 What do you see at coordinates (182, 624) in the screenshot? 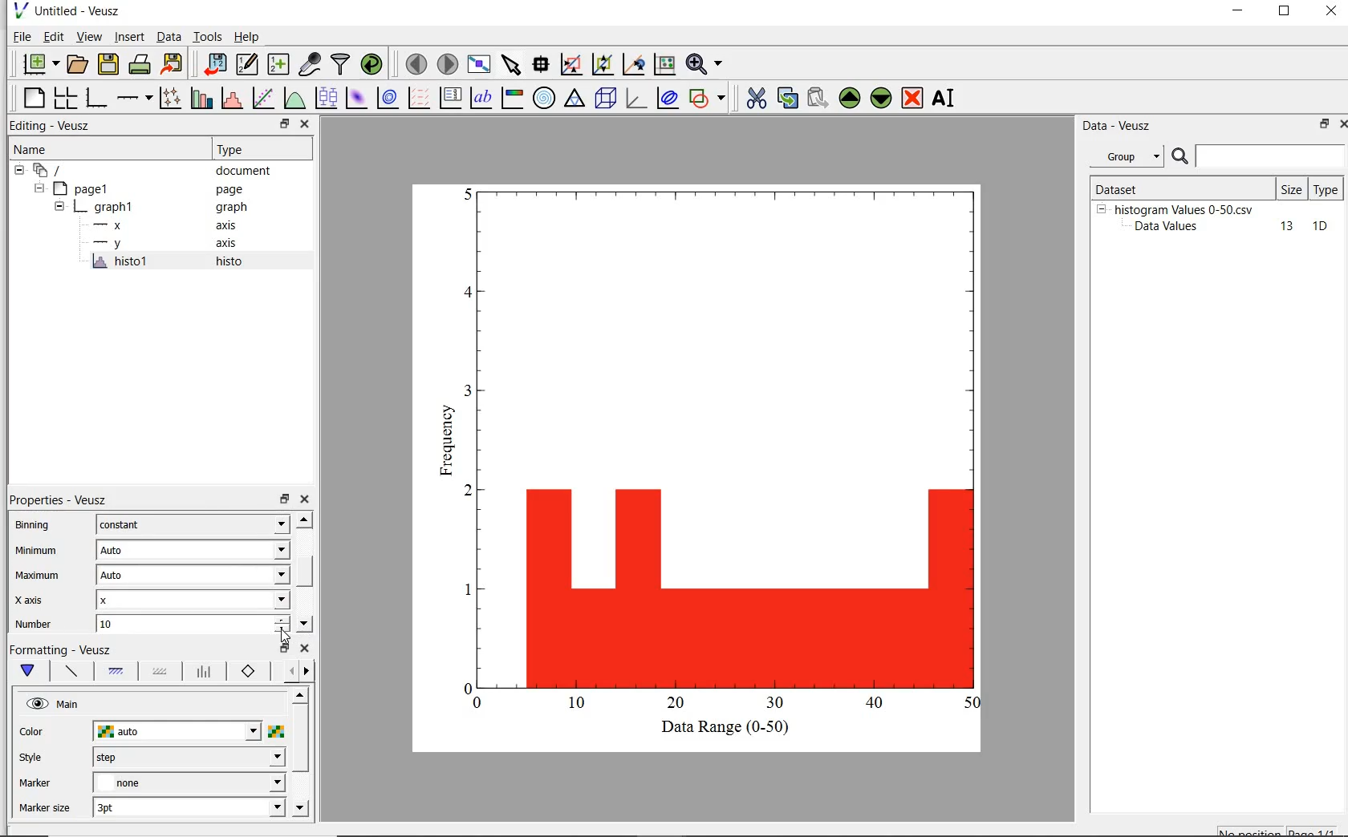
I see ` 10` at bounding box center [182, 624].